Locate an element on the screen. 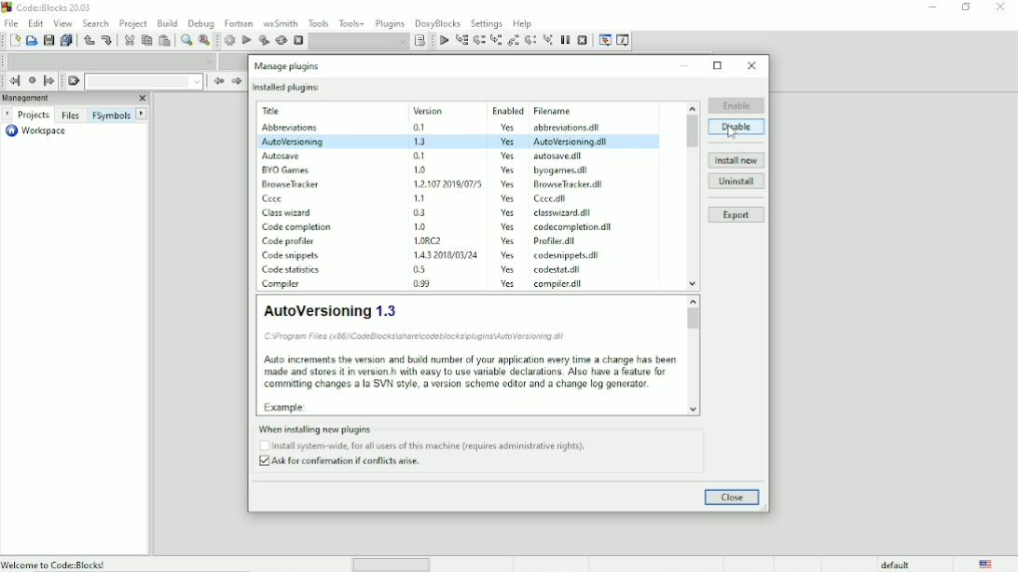  Code statistics is located at coordinates (292, 271).